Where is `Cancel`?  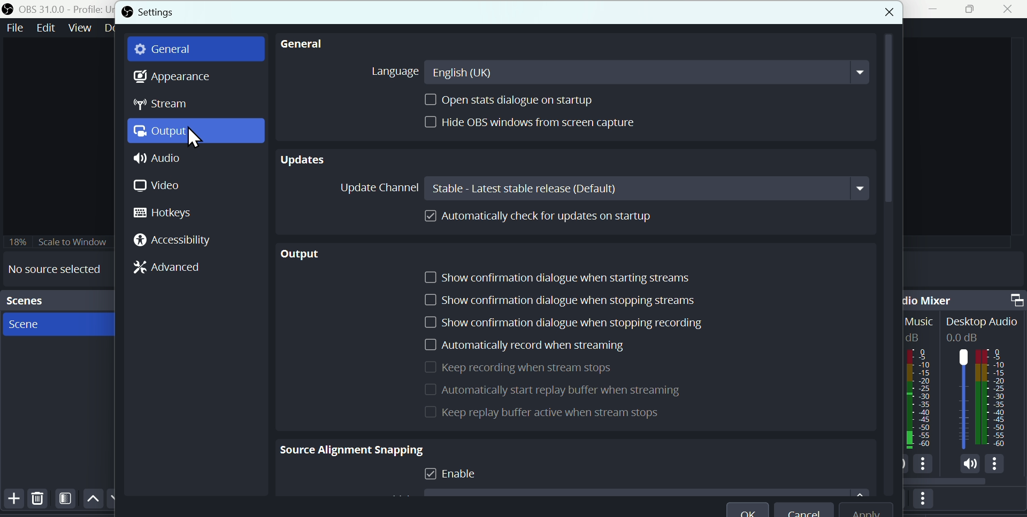 Cancel is located at coordinates (806, 511).